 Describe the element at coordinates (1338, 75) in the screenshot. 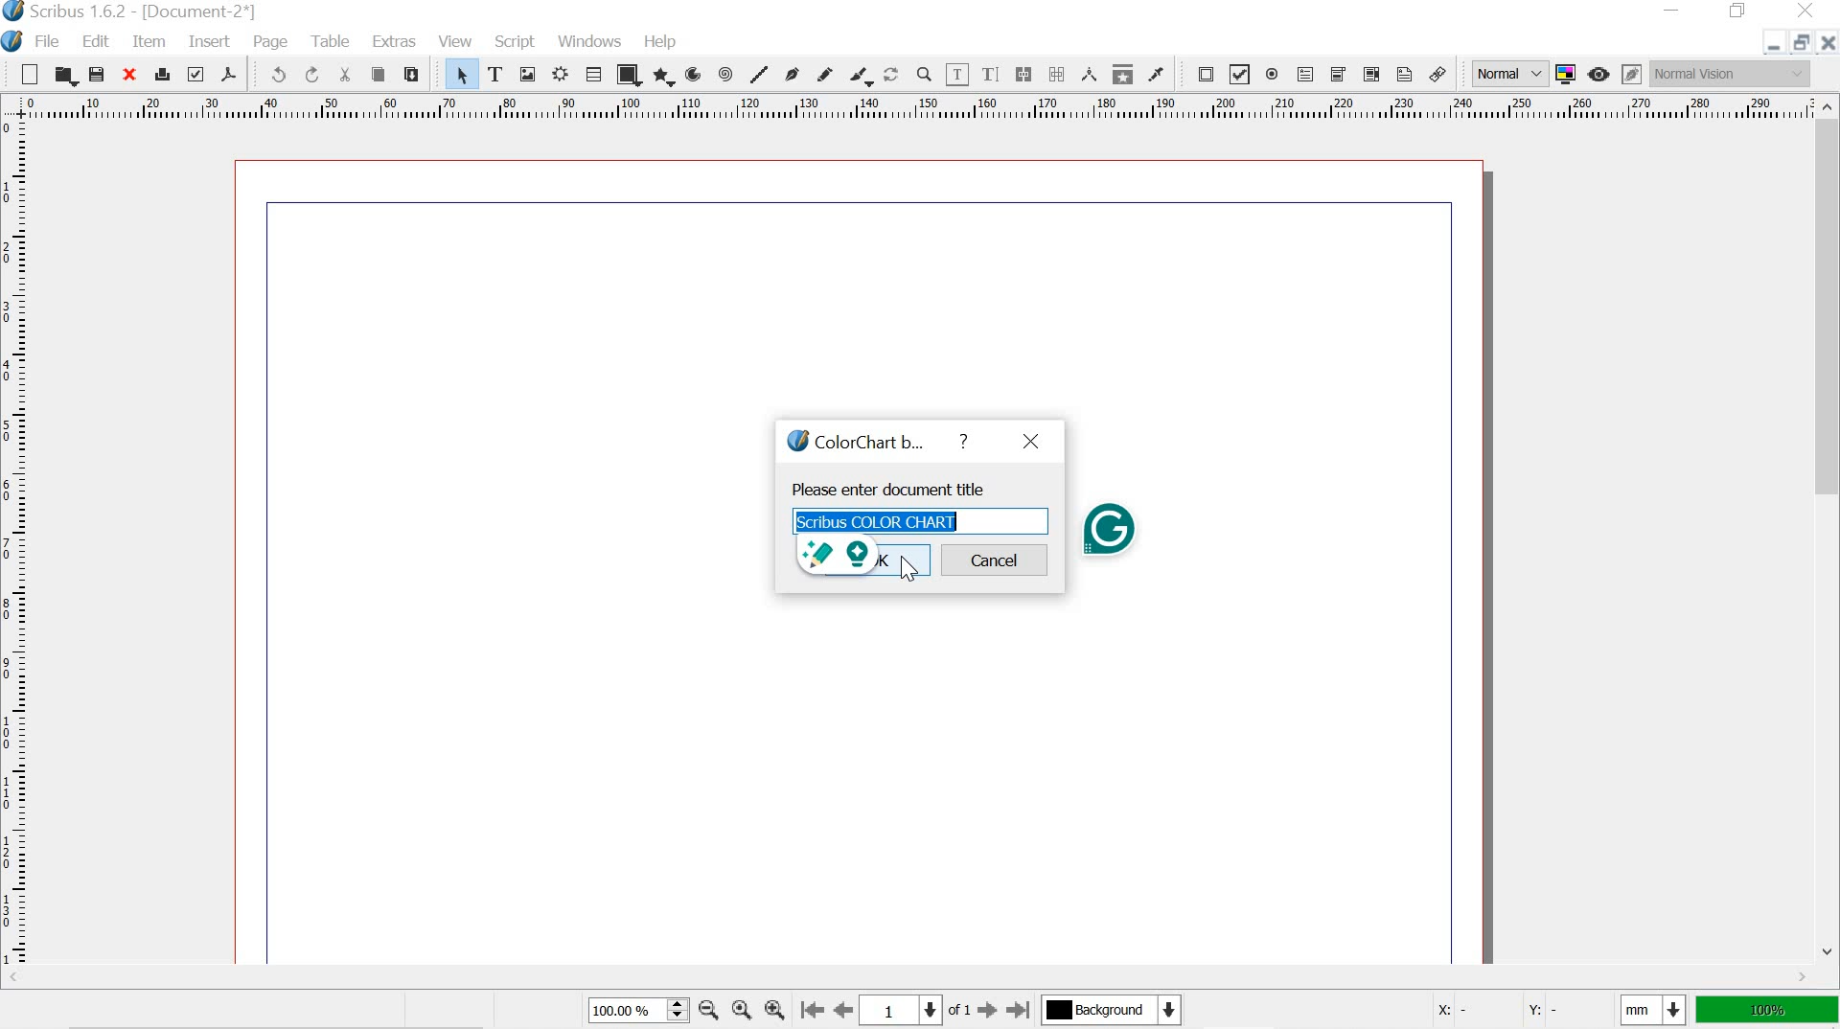

I see `pdf combo box` at that location.